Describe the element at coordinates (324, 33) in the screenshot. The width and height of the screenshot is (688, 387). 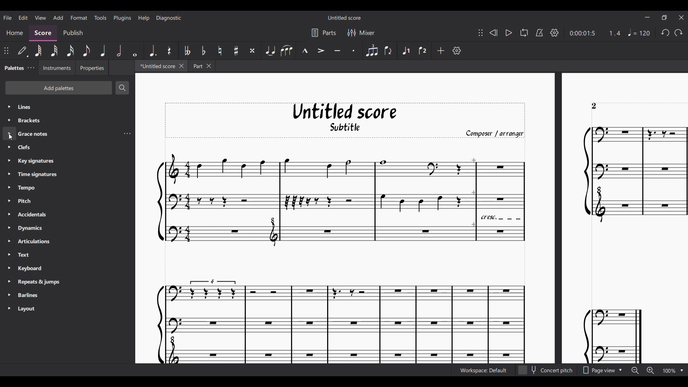
I see `Parts settings` at that location.